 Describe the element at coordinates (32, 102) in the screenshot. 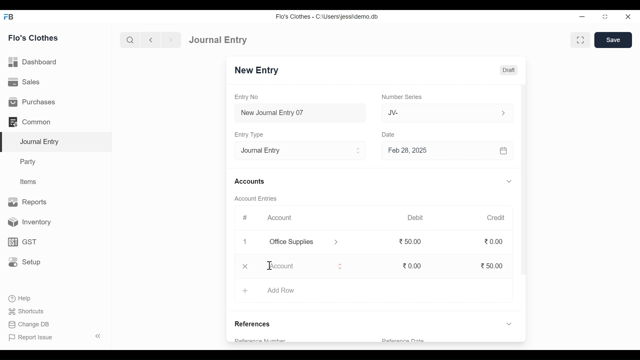

I see `Purchases` at that location.